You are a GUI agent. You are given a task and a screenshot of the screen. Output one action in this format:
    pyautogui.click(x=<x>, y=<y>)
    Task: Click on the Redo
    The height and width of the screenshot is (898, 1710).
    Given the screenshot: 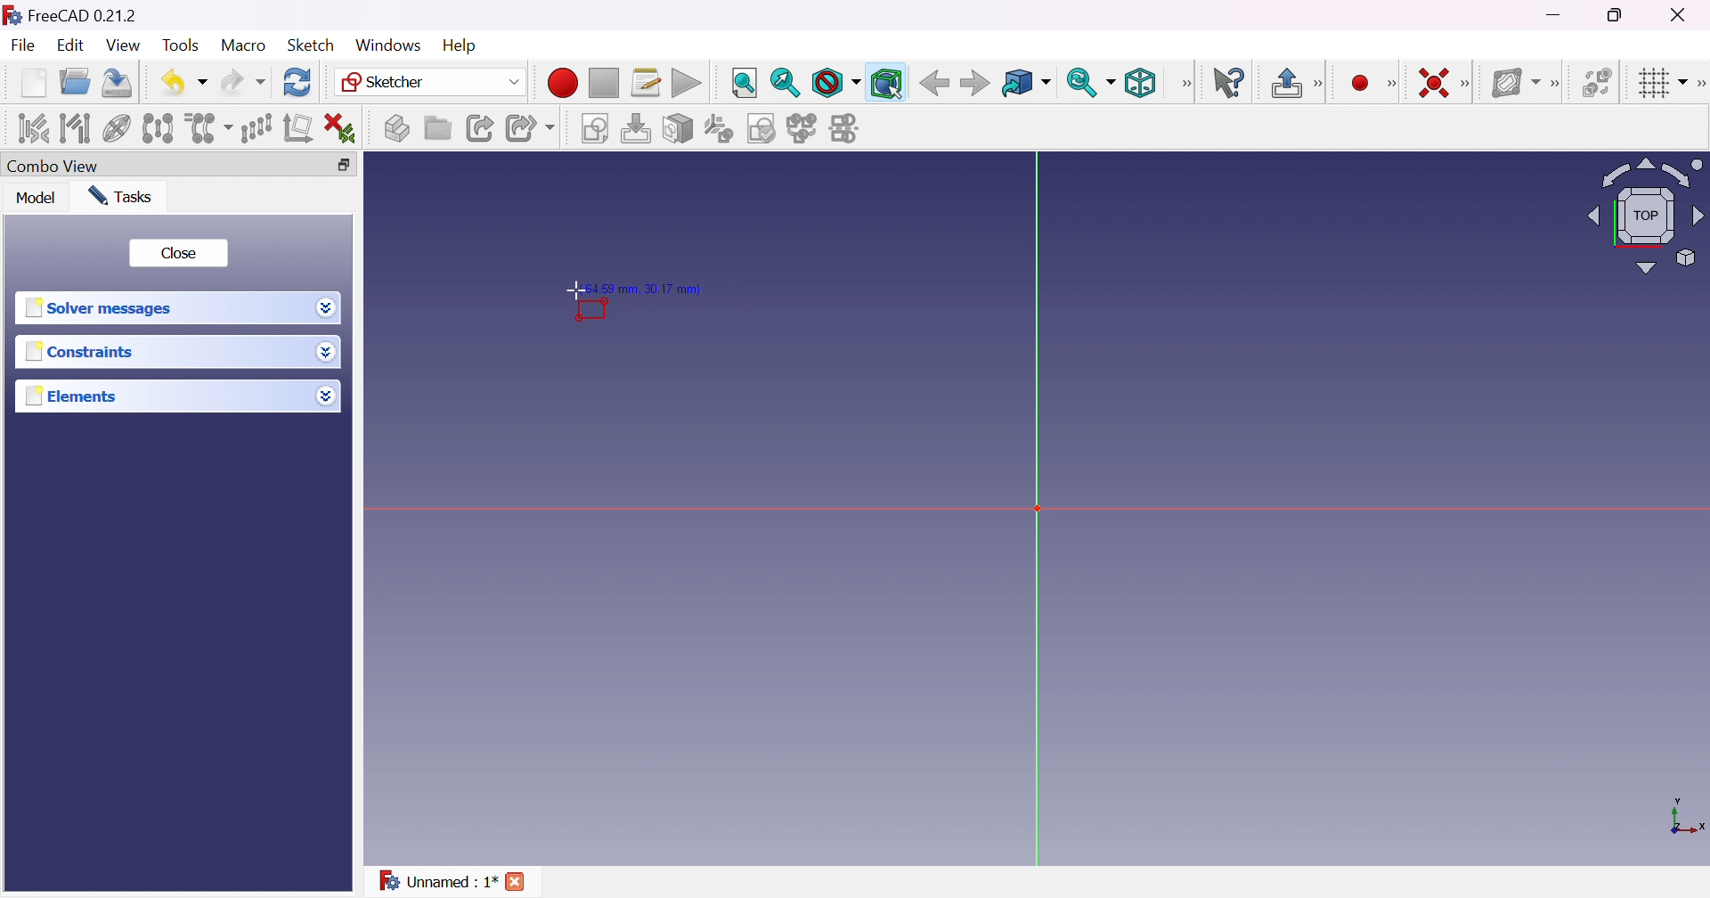 What is the action you would take?
    pyautogui.click(x=244, y=84)
    